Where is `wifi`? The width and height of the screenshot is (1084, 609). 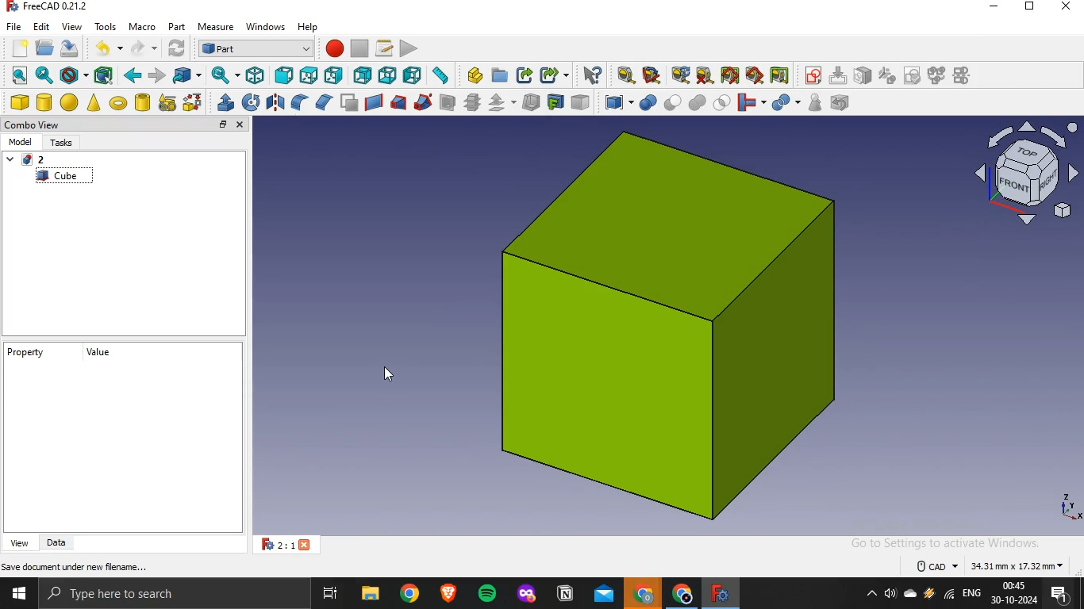
wifi is located at coordinates (950, 594).